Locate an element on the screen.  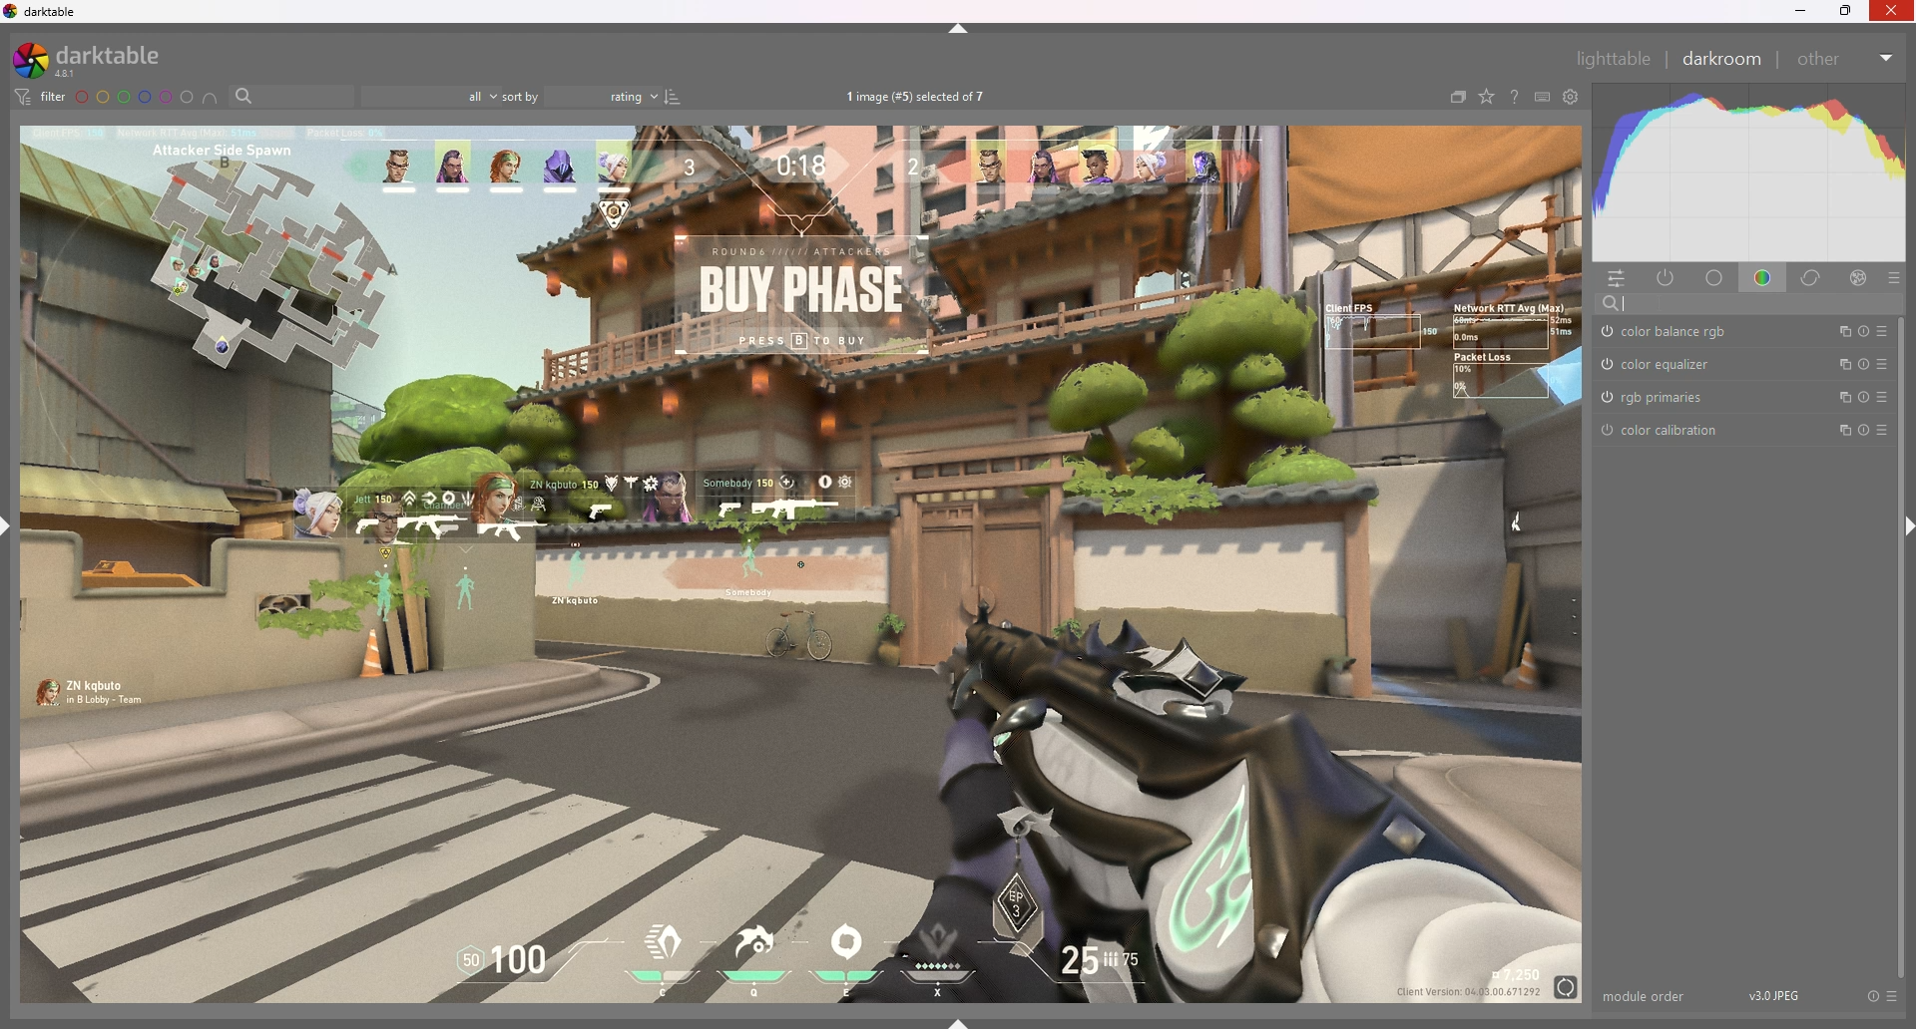
multiple instances action is located at coordinates (1837, 399).